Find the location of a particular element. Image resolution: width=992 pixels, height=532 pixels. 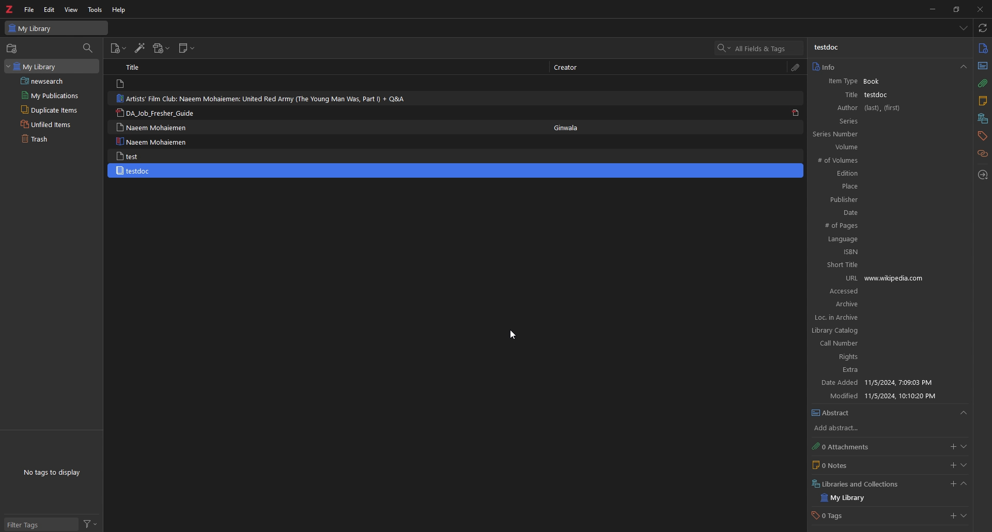

filter tags is located at coordinates (40, 525).